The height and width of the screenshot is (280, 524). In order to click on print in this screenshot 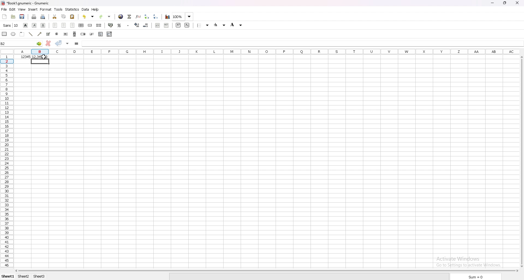, I will do `click(34, 16)`.